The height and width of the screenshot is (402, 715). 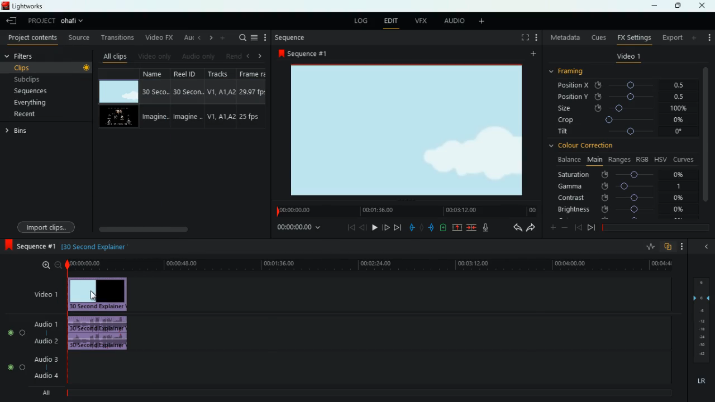 What do you see at coordinates (676, 6) in the screenshot?
I see `maximize` at bounding box center [676, 6].